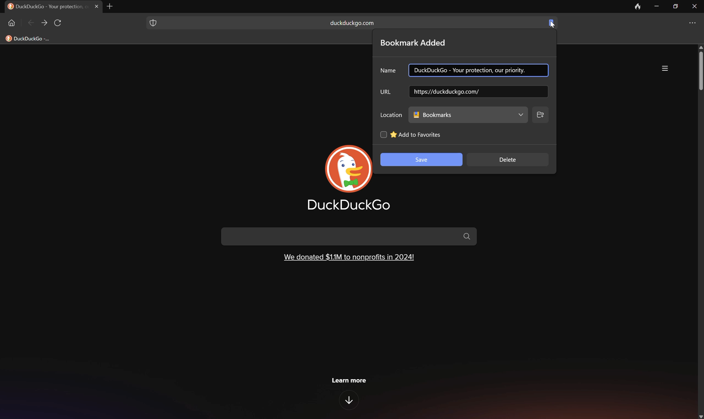 The width and height of the screenshot is (704, 419). What do you see at coordinates (658, 6) in the screenshot?
I see `Minimize` at bounding box center [658, 6].